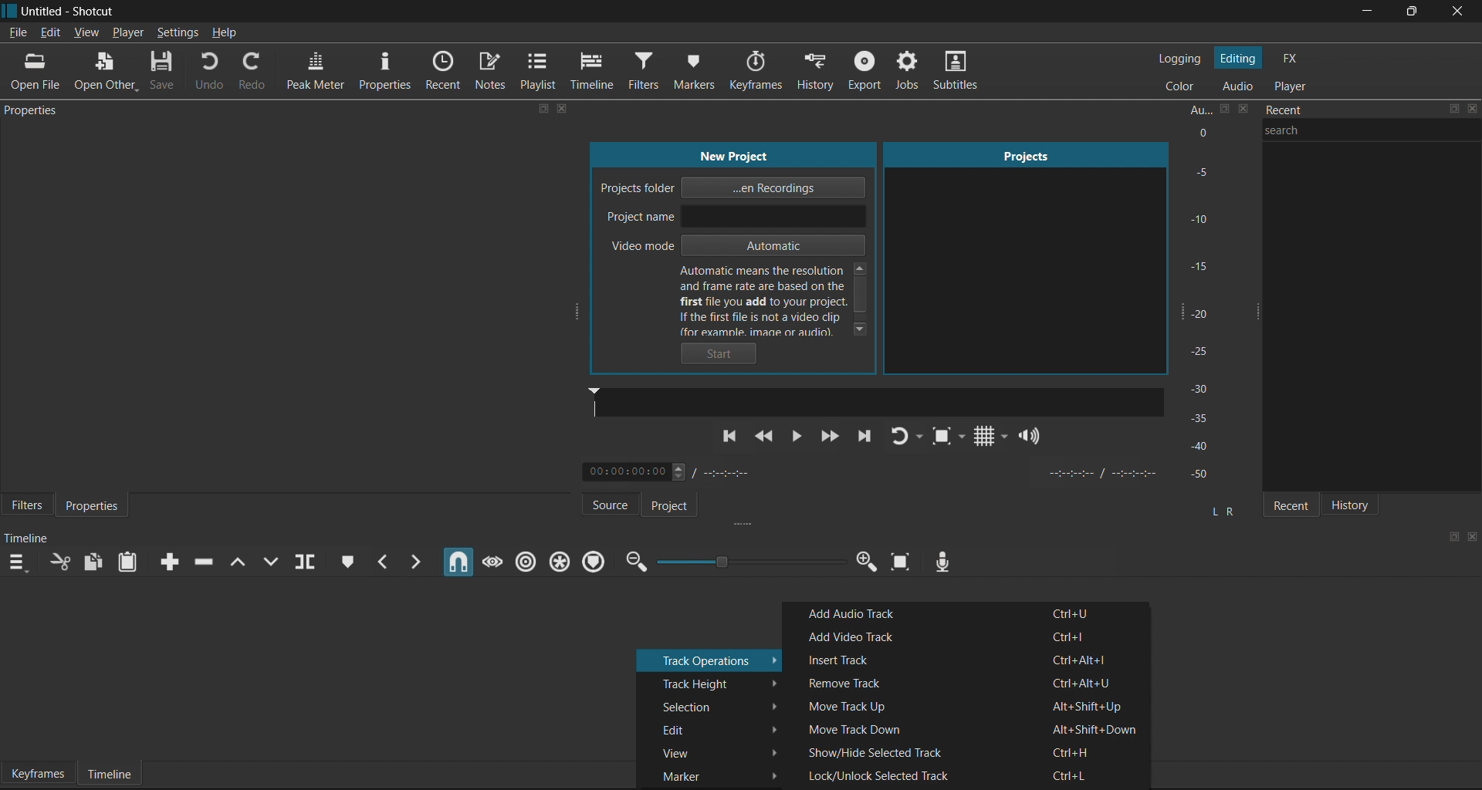 The width and height of the screenshot is (1482, 790). I want to click on Filters, so click(653, 71).